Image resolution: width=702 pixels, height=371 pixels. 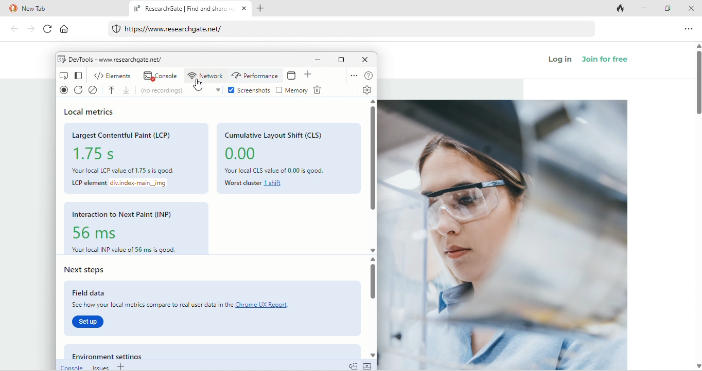 What do you see at coordinates (367, 365) in the screenshot?
I see `expand` at bounding box center [367, 365].